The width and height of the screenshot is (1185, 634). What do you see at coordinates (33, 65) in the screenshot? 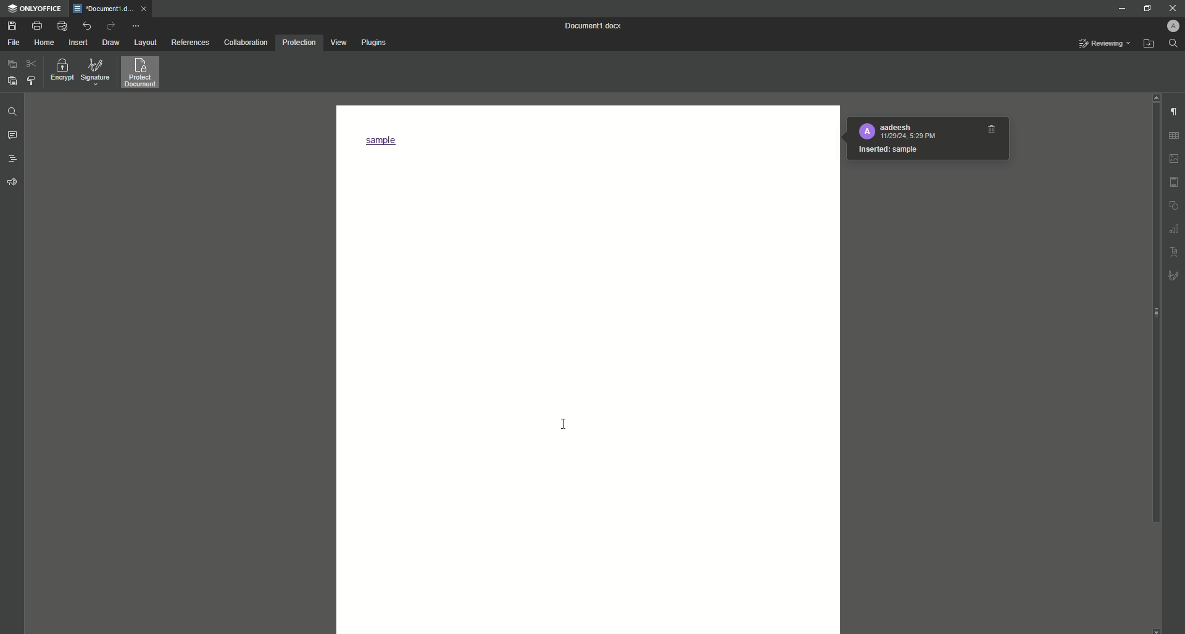
I see `Cut` at bounding box center [33, 65].